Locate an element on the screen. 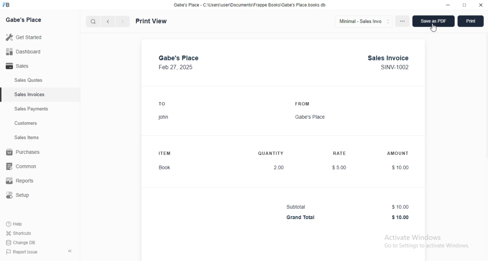 The width and height of the screenshot is (488, 261). FB-logo is located at coordinates (6, 5).